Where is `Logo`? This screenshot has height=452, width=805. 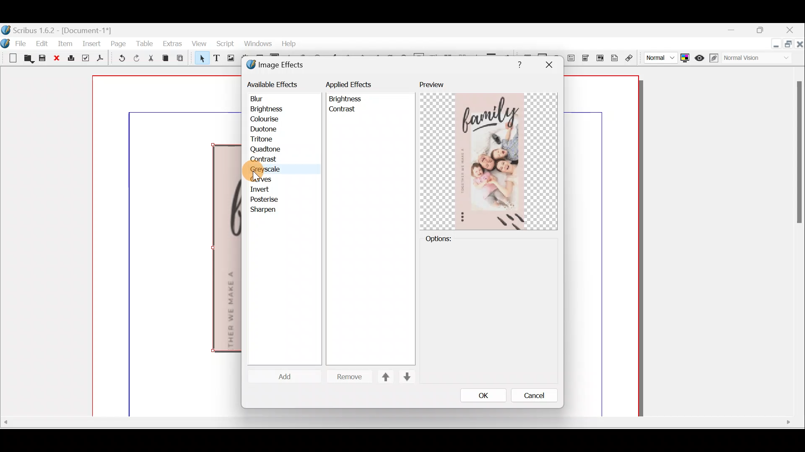 Logo is located at coordinates (7, 43).